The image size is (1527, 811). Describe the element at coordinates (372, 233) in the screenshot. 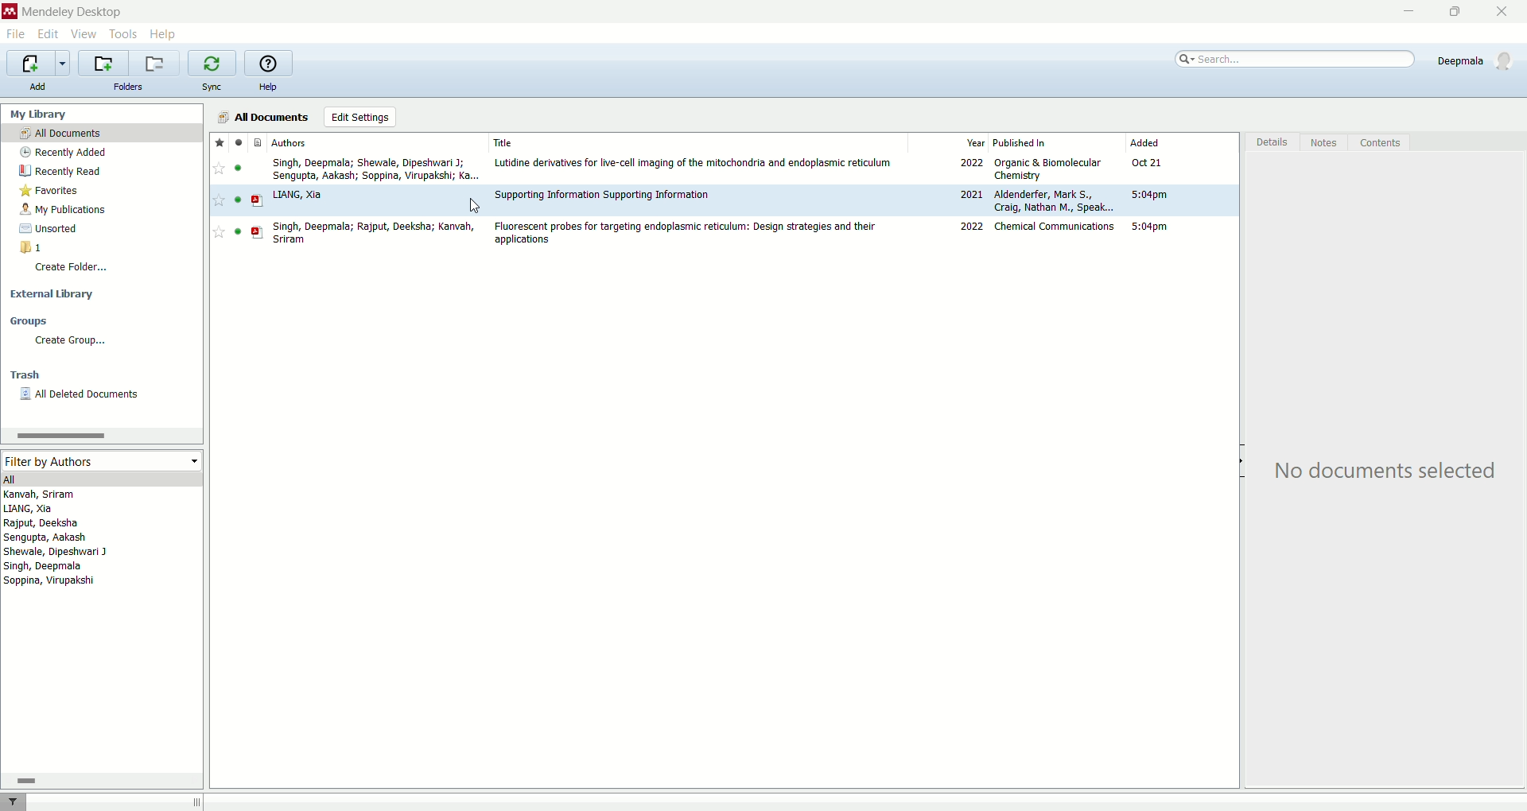

I see `Singh, Deepmala; Rajput, Deeksha; Kanvah,
Sriram` at that location.